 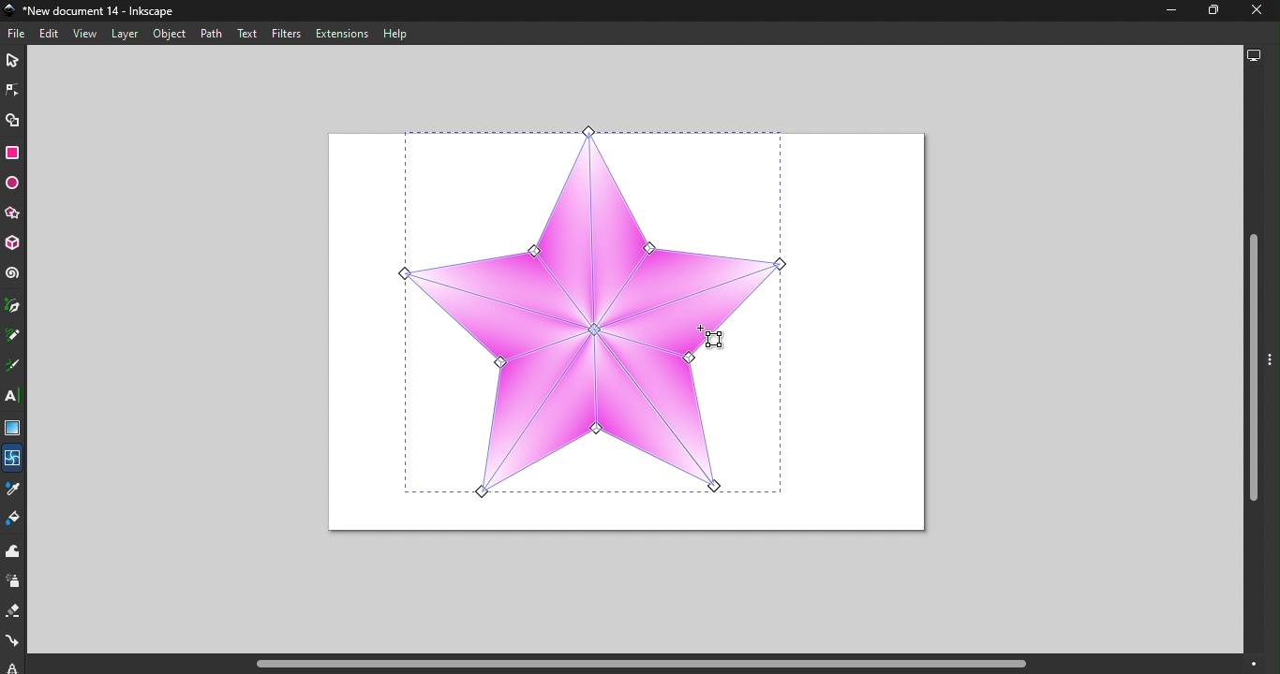 What do you see at coordinates (213, 33) in the screenshot?
I see `Path` at bounding box center [213, 33].